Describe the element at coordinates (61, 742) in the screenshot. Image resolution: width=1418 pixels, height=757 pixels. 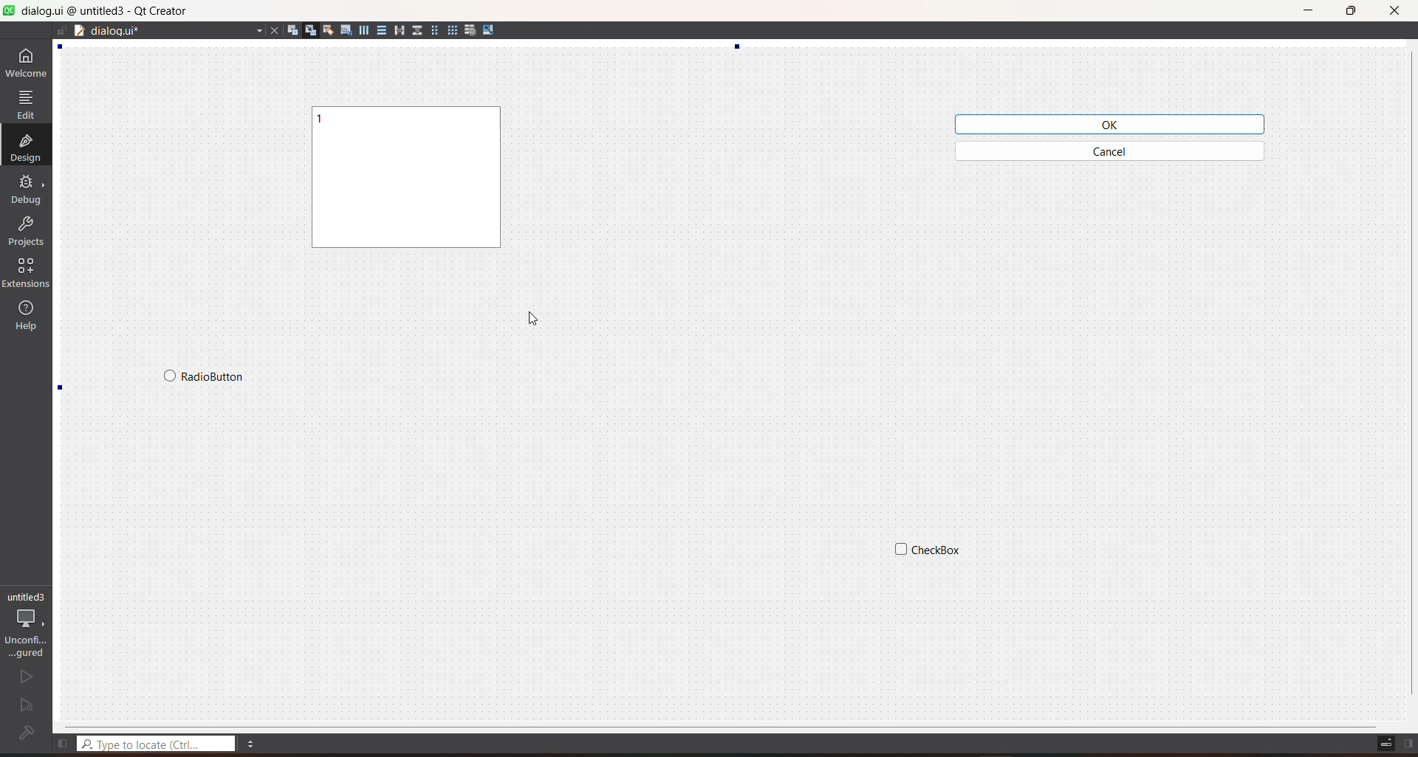
I see `show left sidebar` at that location.